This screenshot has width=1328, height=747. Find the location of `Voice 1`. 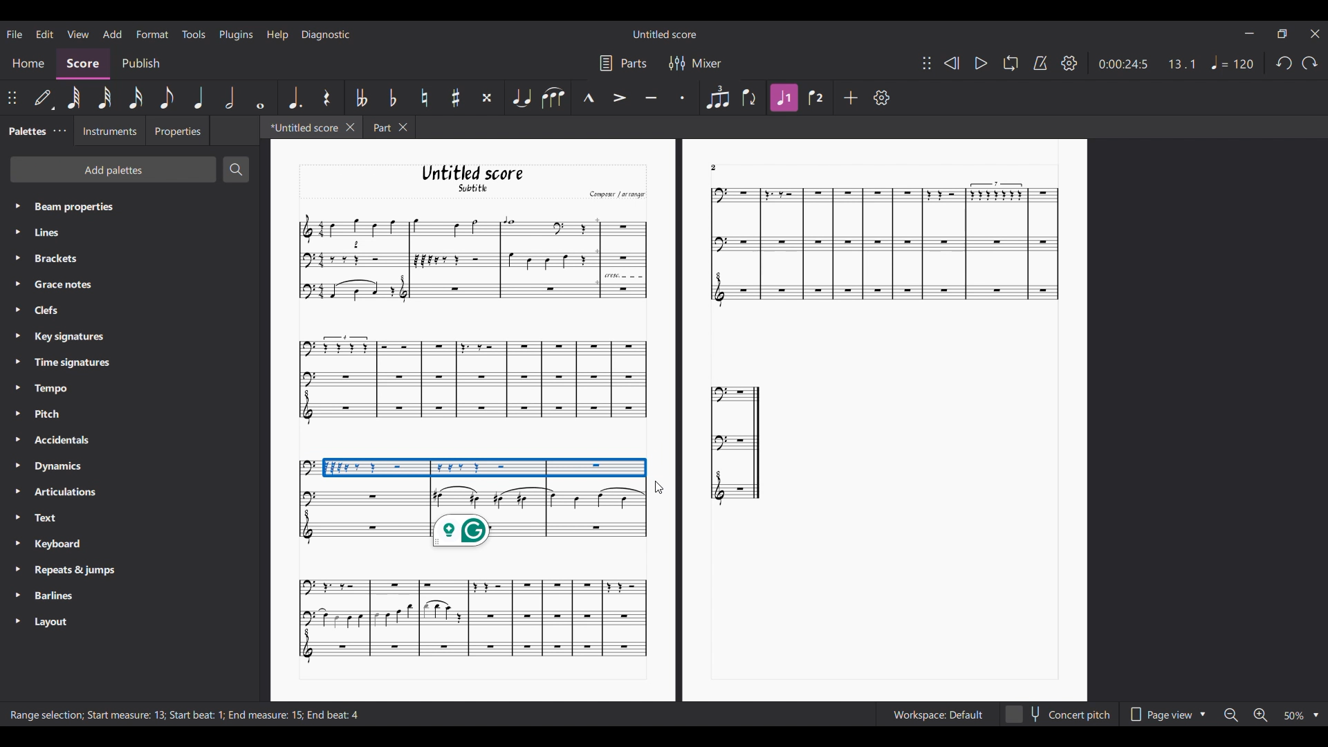

Voice 1 is located at coordinates (783, 98).